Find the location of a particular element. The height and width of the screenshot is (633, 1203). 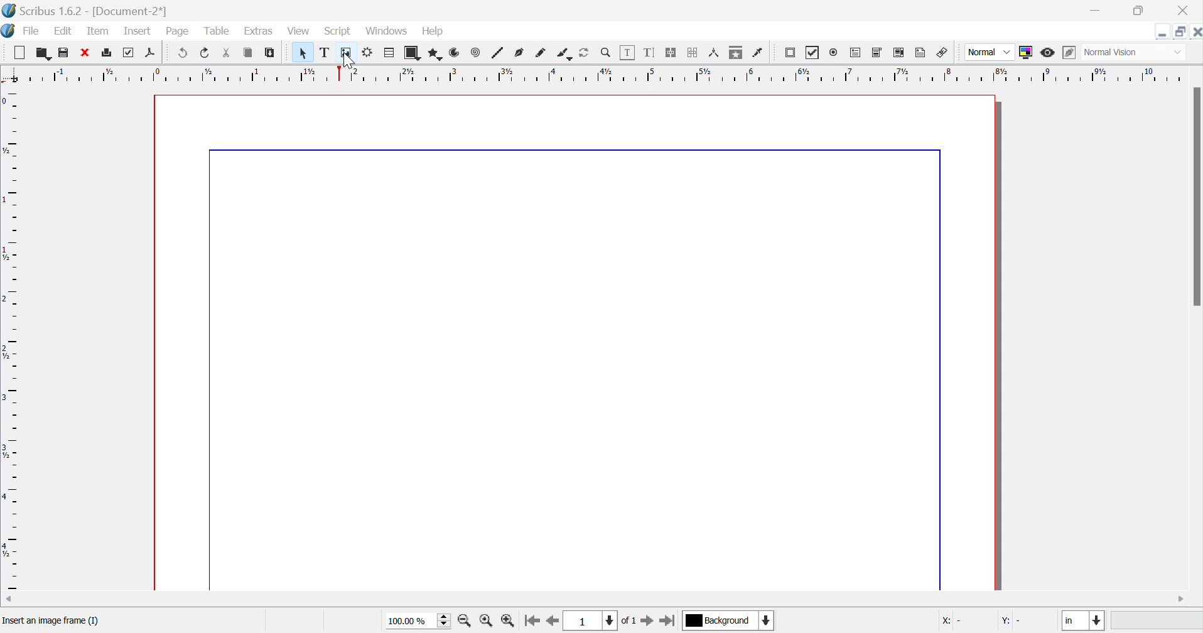

zoom in/out is located at coordinates (606, 52).